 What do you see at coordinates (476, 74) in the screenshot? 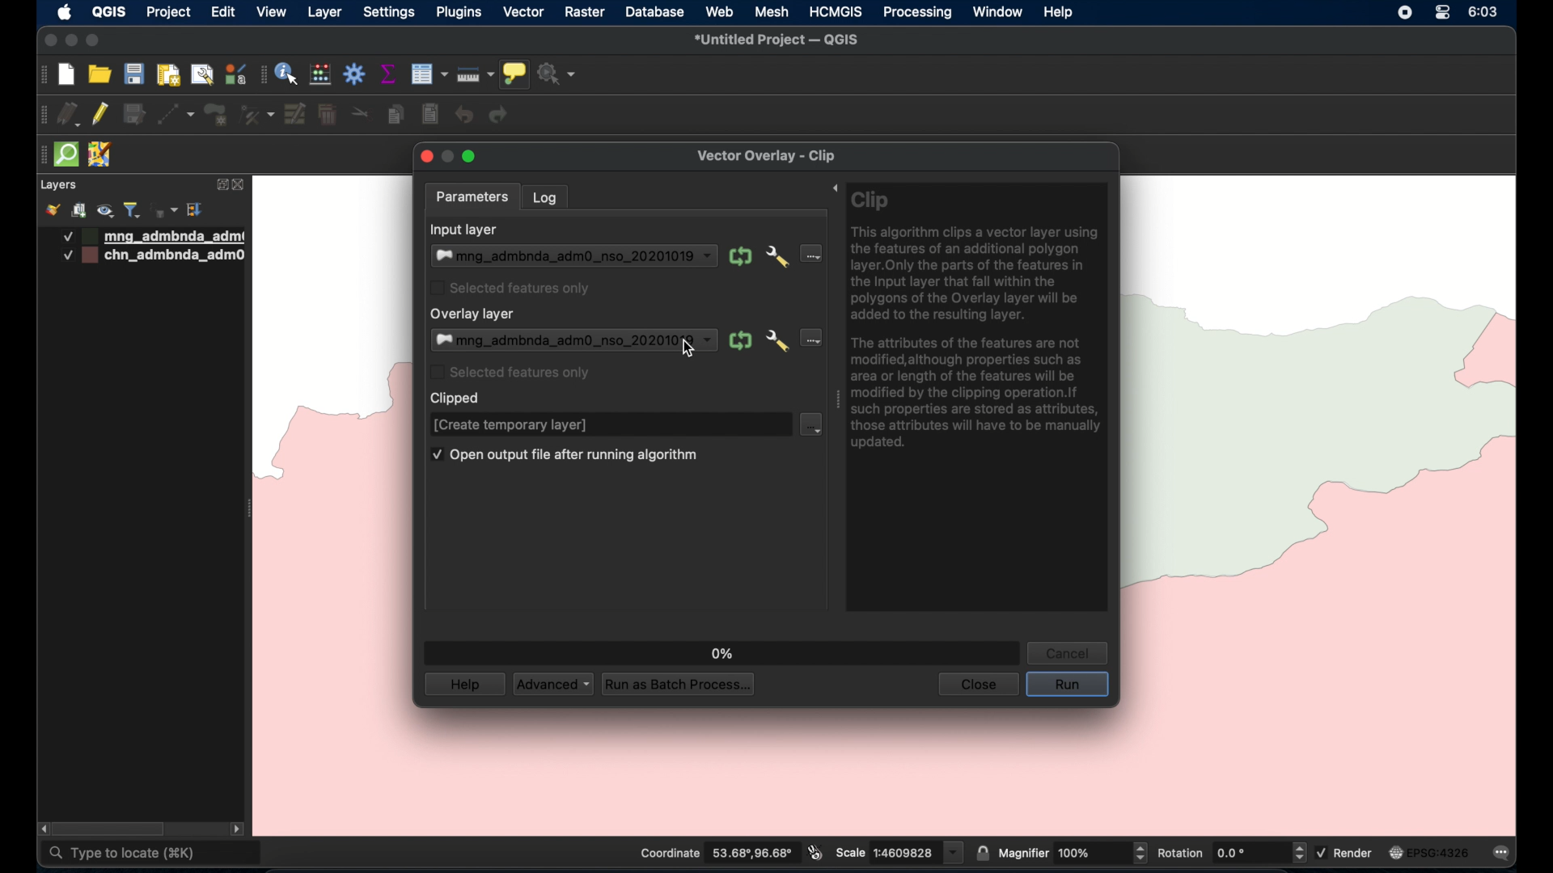
I see `measure line` at bounding box center [476, 74].